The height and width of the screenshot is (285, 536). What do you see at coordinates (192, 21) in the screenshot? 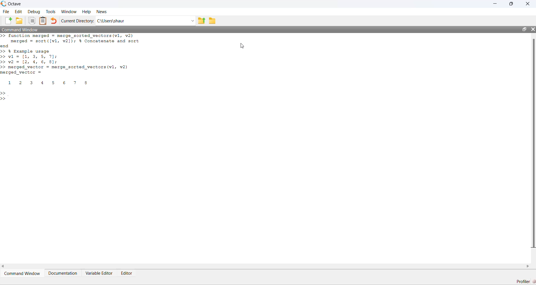
I see `Drop-down ` at bounding box center [192, 21].